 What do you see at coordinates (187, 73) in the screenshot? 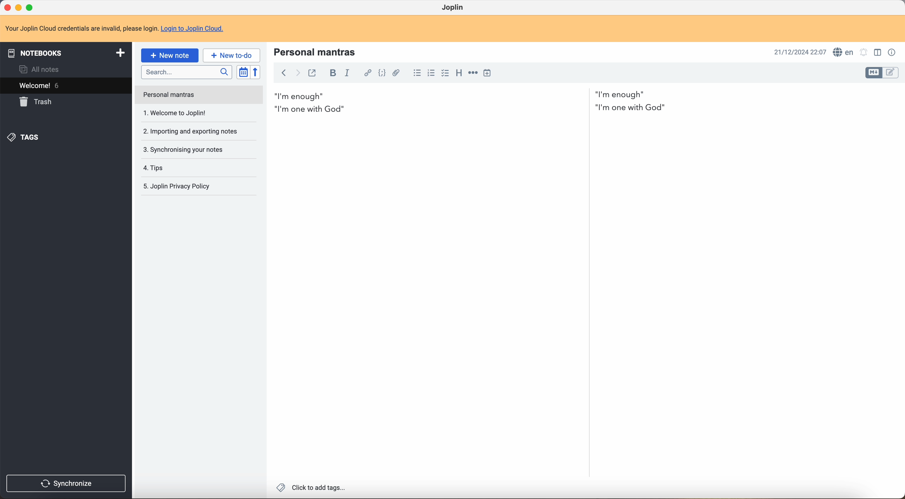
I see `search bar` at bounding box center [187, 73].